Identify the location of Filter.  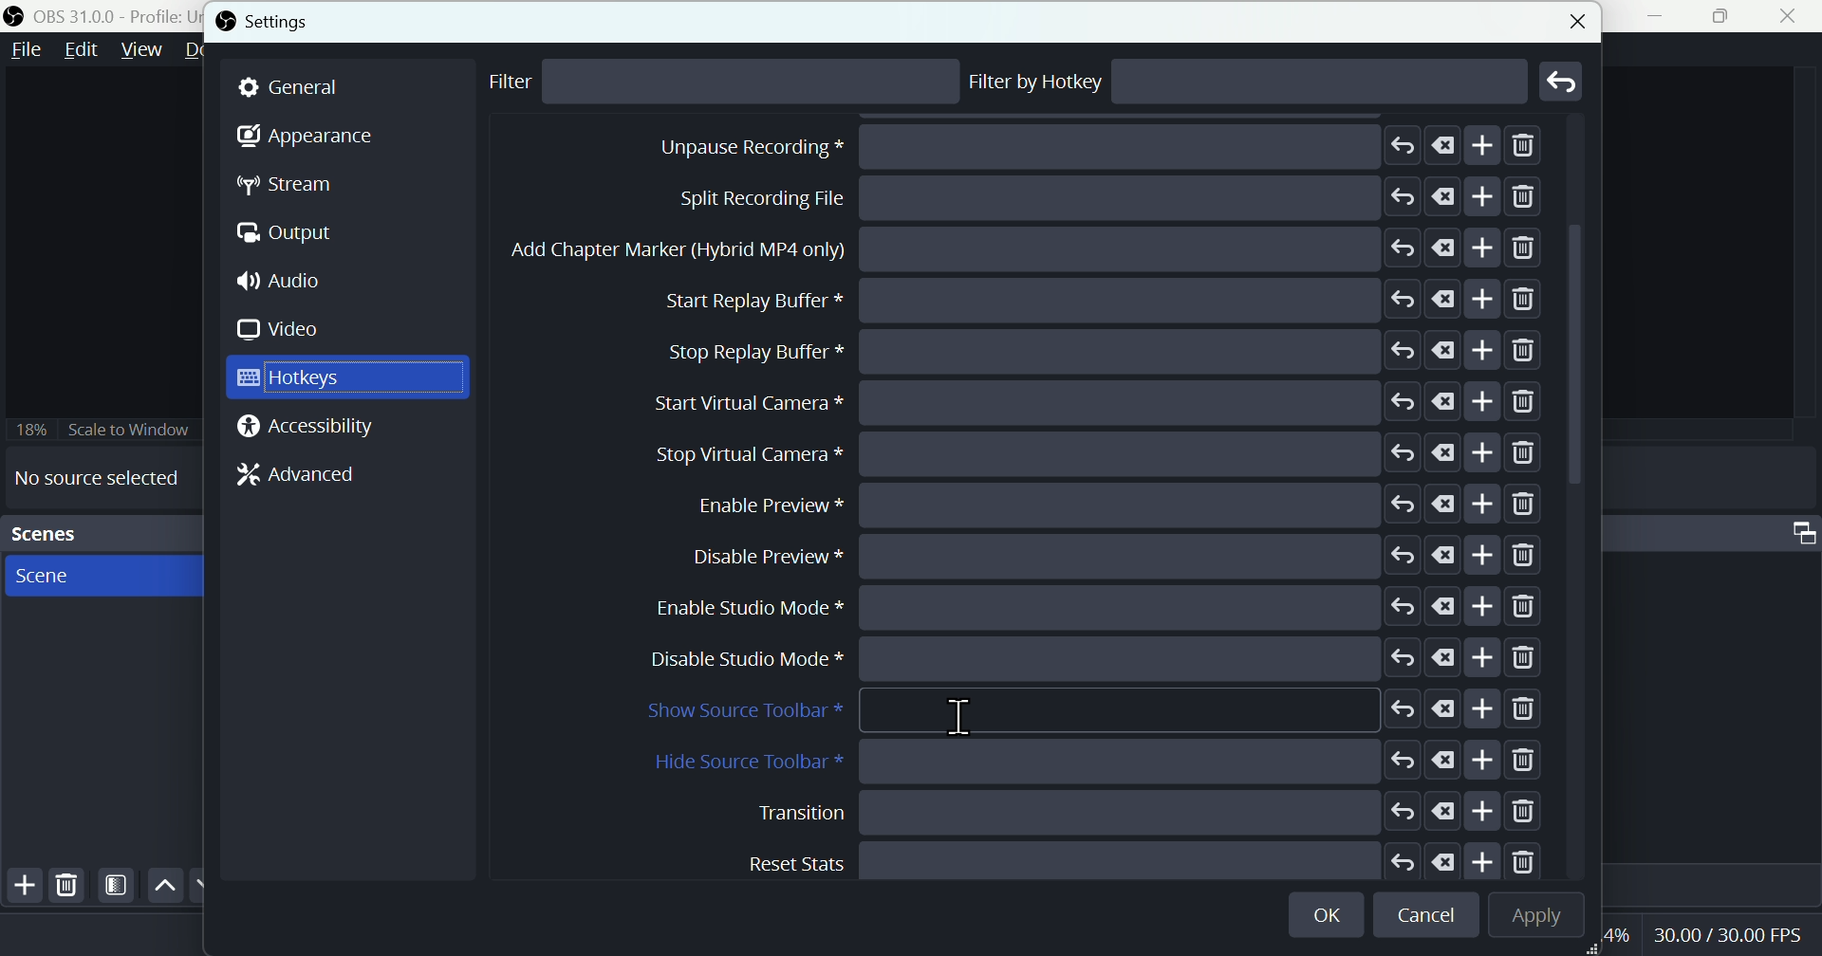
(524, 83).